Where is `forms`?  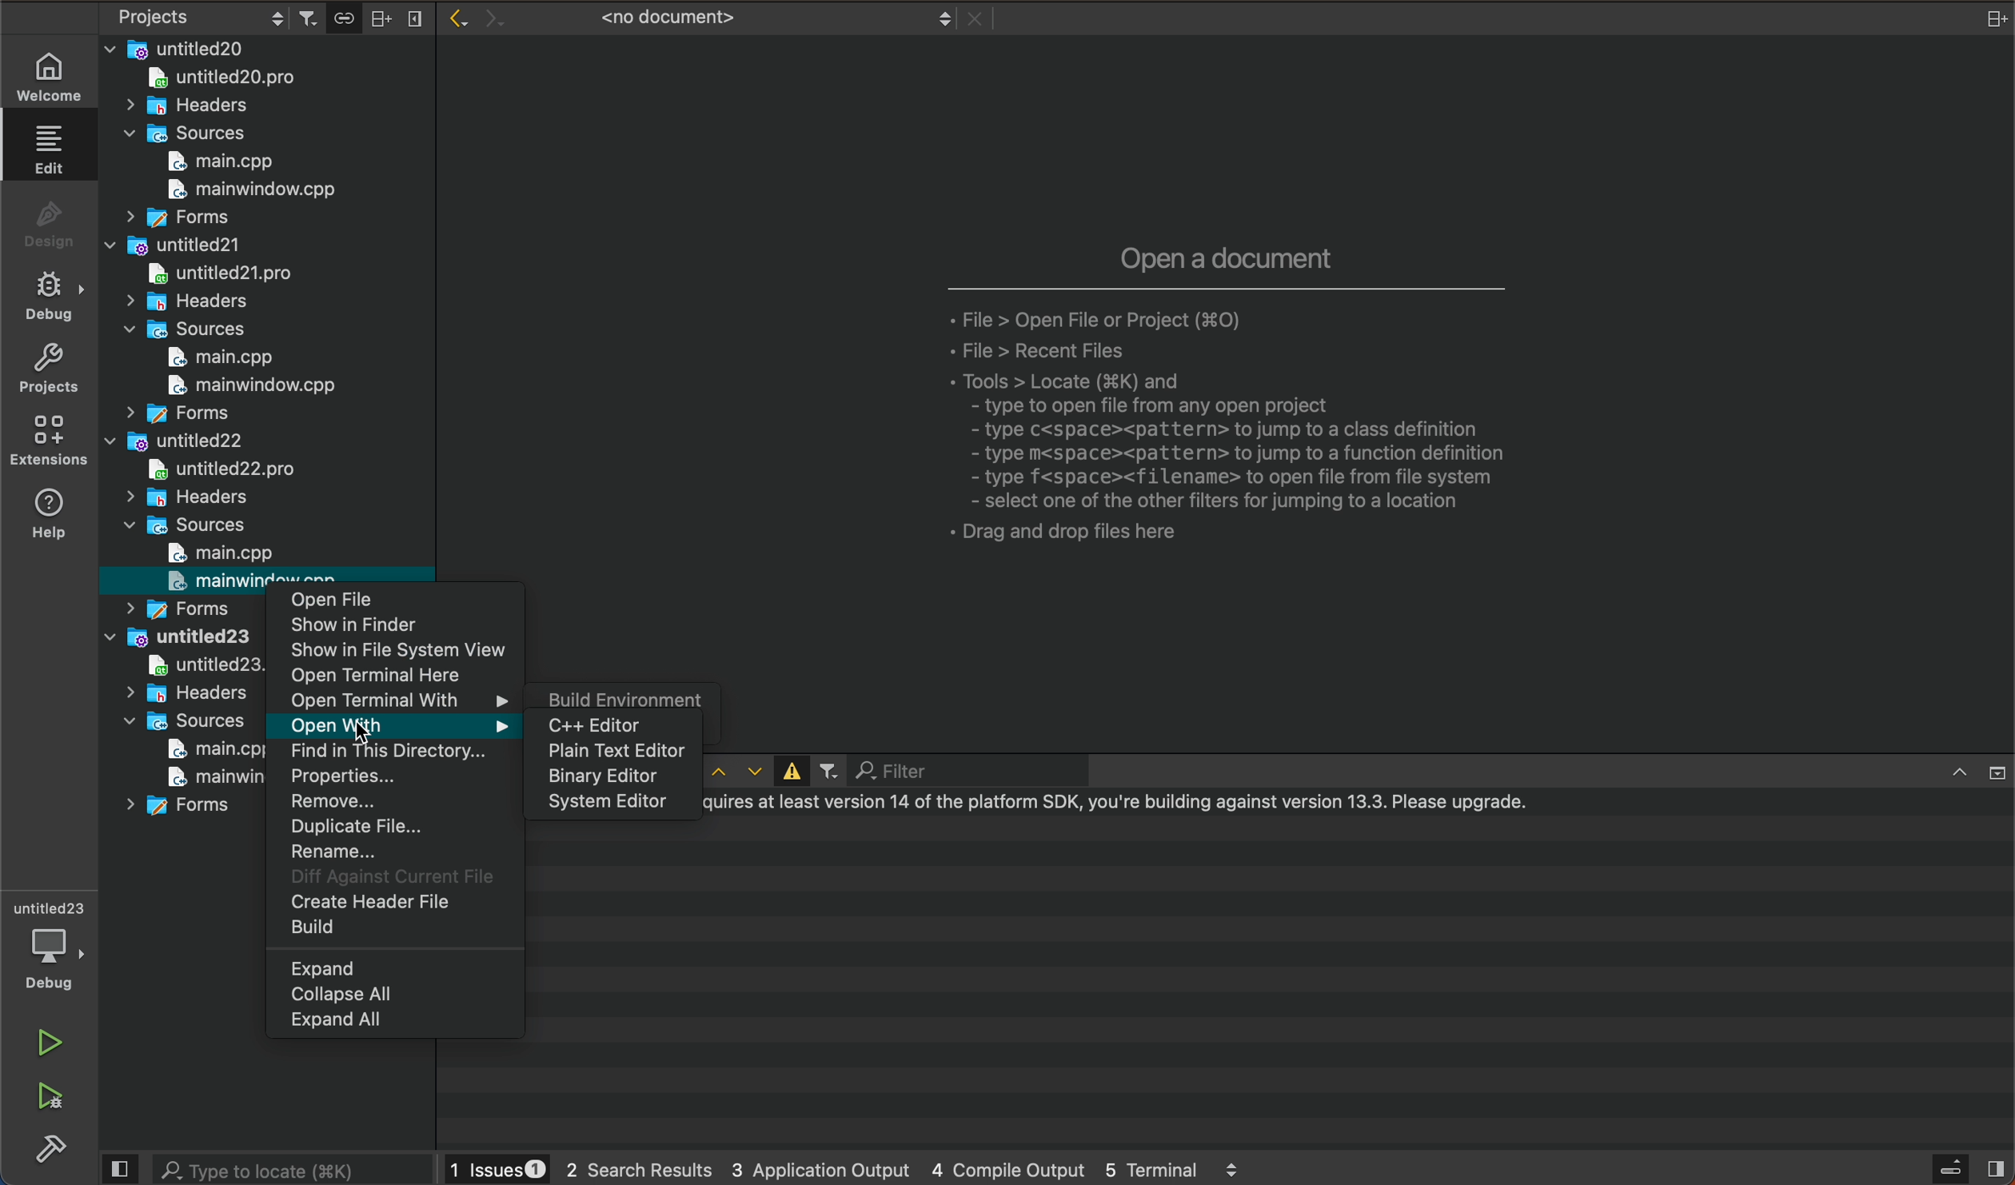
forms is located at coordinates (174, 217).